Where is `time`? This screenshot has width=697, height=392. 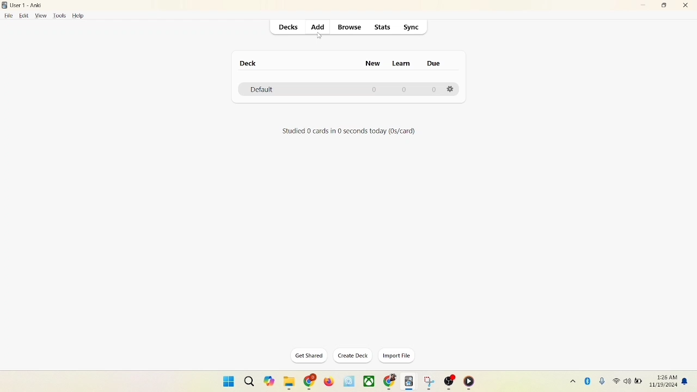 time is located at coordinates (665, 376).